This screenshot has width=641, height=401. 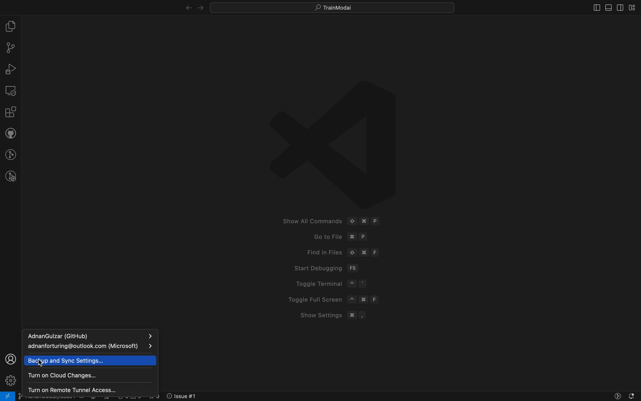 I want to click on remote tunnel on, so click(x=87, y=391).